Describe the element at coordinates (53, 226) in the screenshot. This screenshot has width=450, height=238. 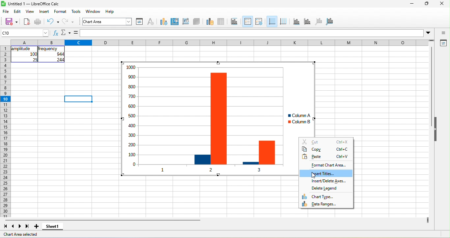
I see `sheet 1` at that location.